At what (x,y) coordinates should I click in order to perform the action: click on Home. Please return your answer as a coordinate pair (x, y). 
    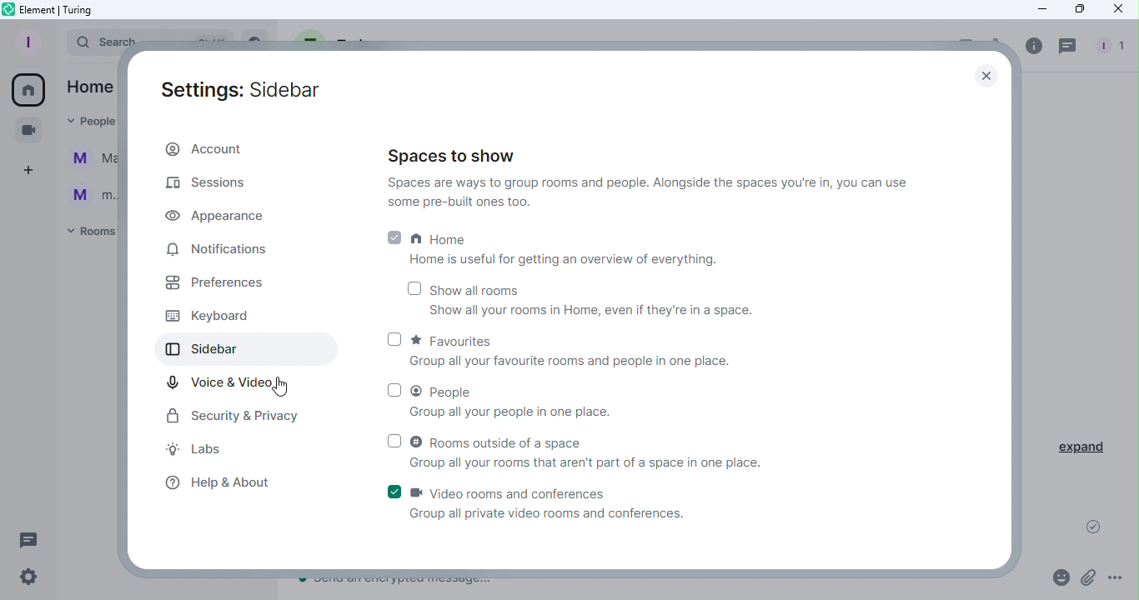
    Looking at the image, I should click on (92, 87).